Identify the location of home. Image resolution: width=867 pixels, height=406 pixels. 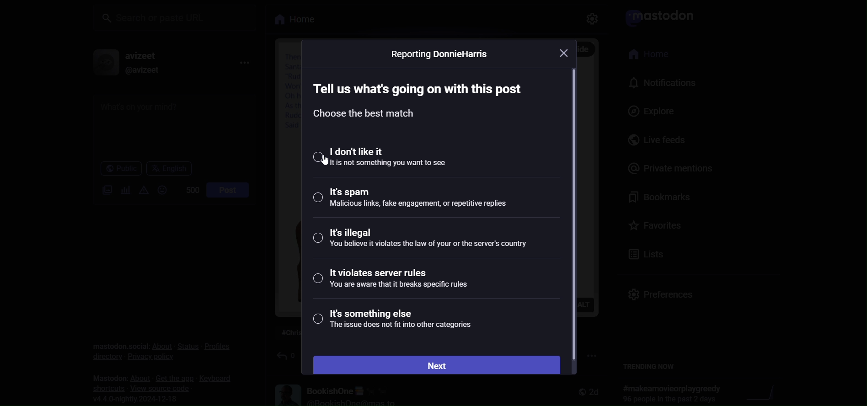
(645, 54).